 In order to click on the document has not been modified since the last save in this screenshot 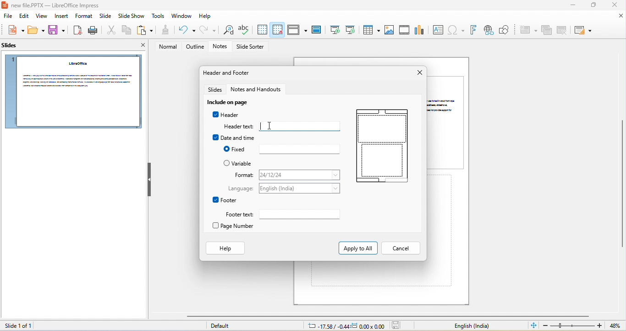, I will do `click(398, 325)`.